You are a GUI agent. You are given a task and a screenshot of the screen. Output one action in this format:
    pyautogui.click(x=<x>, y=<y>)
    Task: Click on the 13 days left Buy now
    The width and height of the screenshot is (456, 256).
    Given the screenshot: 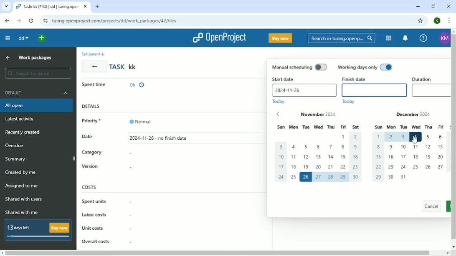 What is the action you would take?
    pyautogui.click(x=37, y=231)
    